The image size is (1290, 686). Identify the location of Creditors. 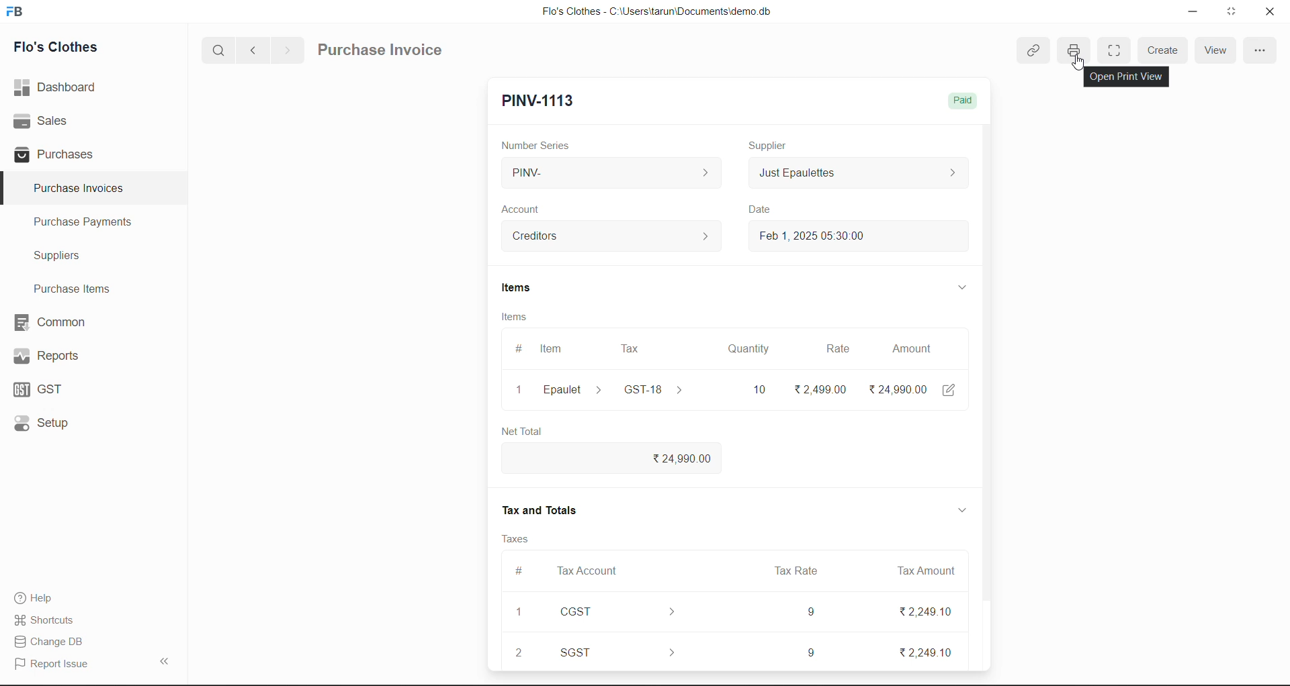
(609, 238).